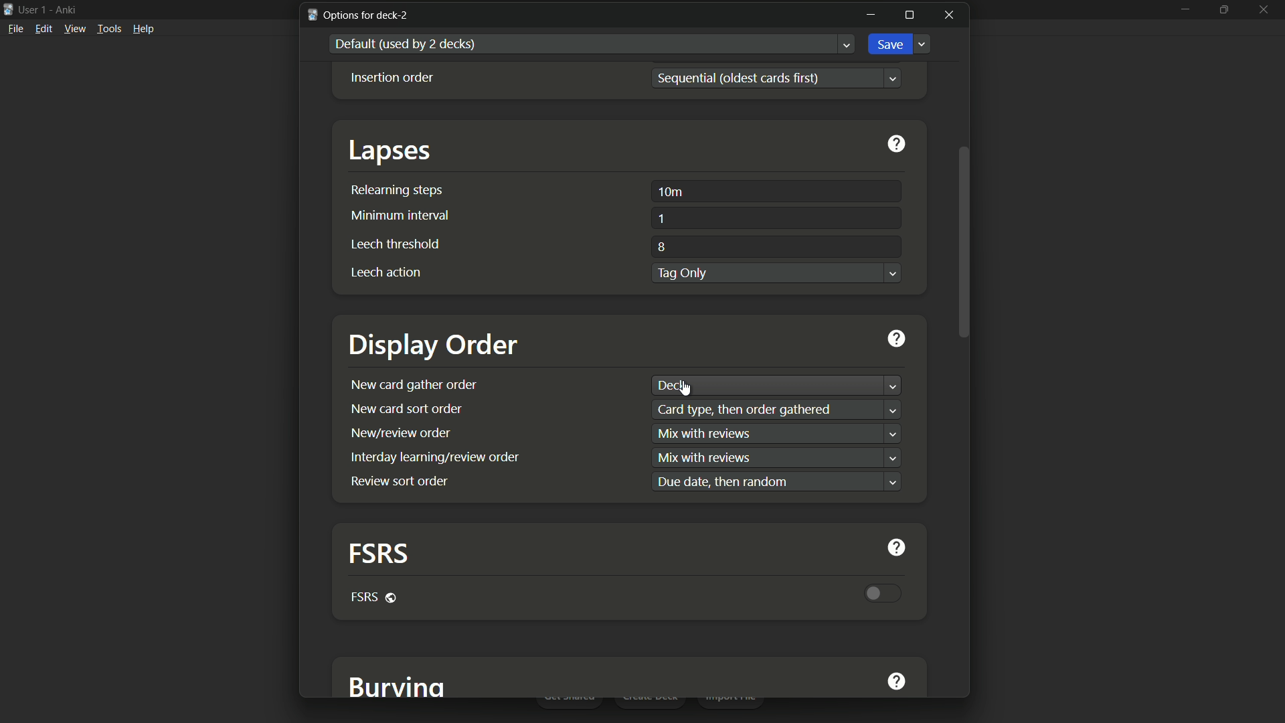 This screenshot has height=723, width=1285. What do you see at coordinates (910, 16) in the screenshot?
I see `maximize` at bounding box center [910, 16].